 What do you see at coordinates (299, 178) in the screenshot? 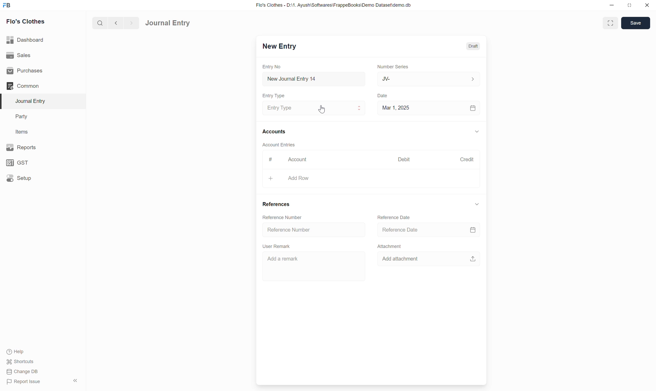
I see `+ Add Row` at bounding box center [299, 178].